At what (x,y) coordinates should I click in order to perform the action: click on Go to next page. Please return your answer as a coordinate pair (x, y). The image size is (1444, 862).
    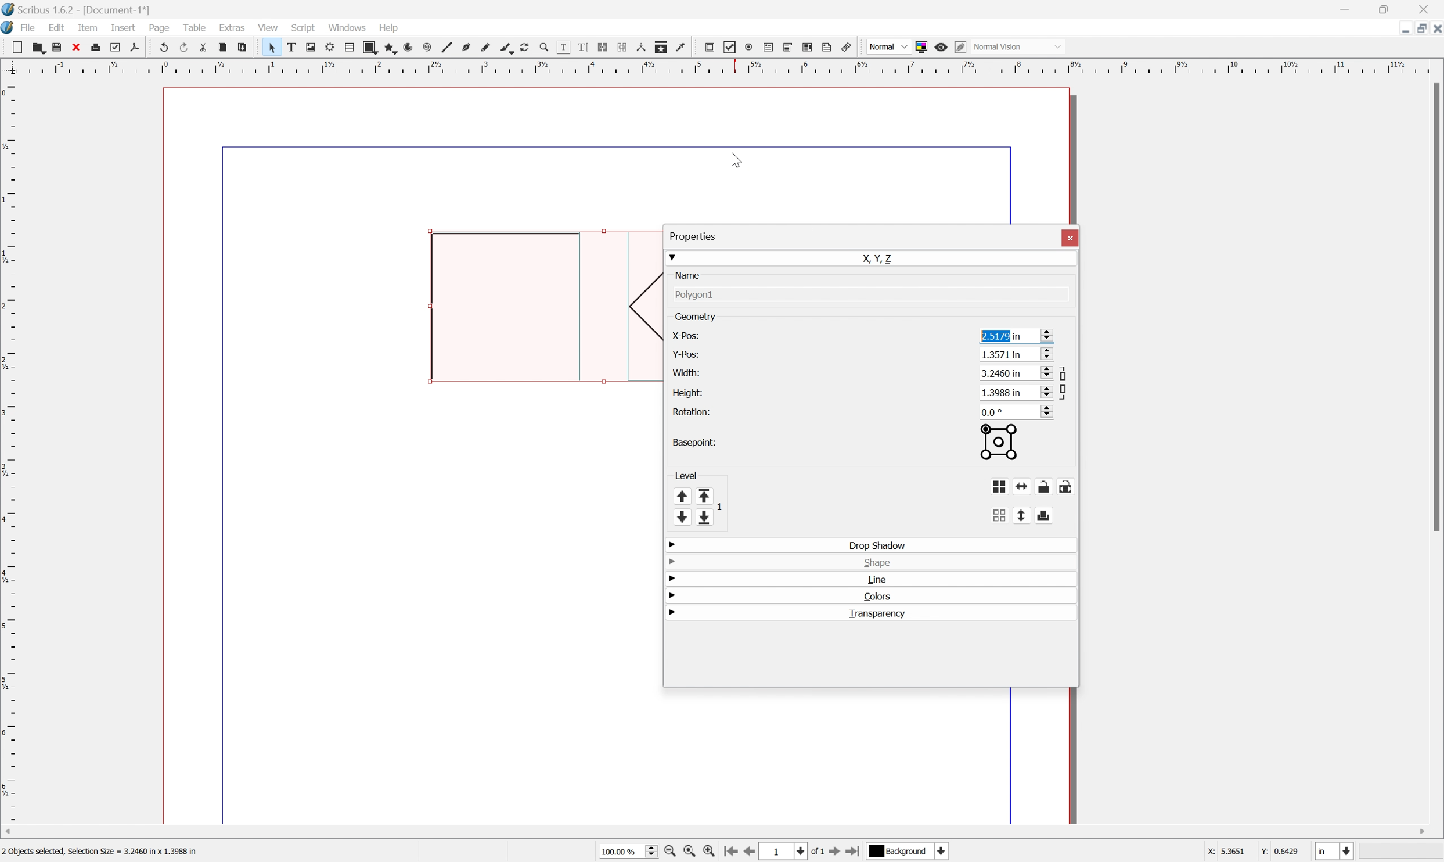
    Looking at the image, I should click on (831, 853).